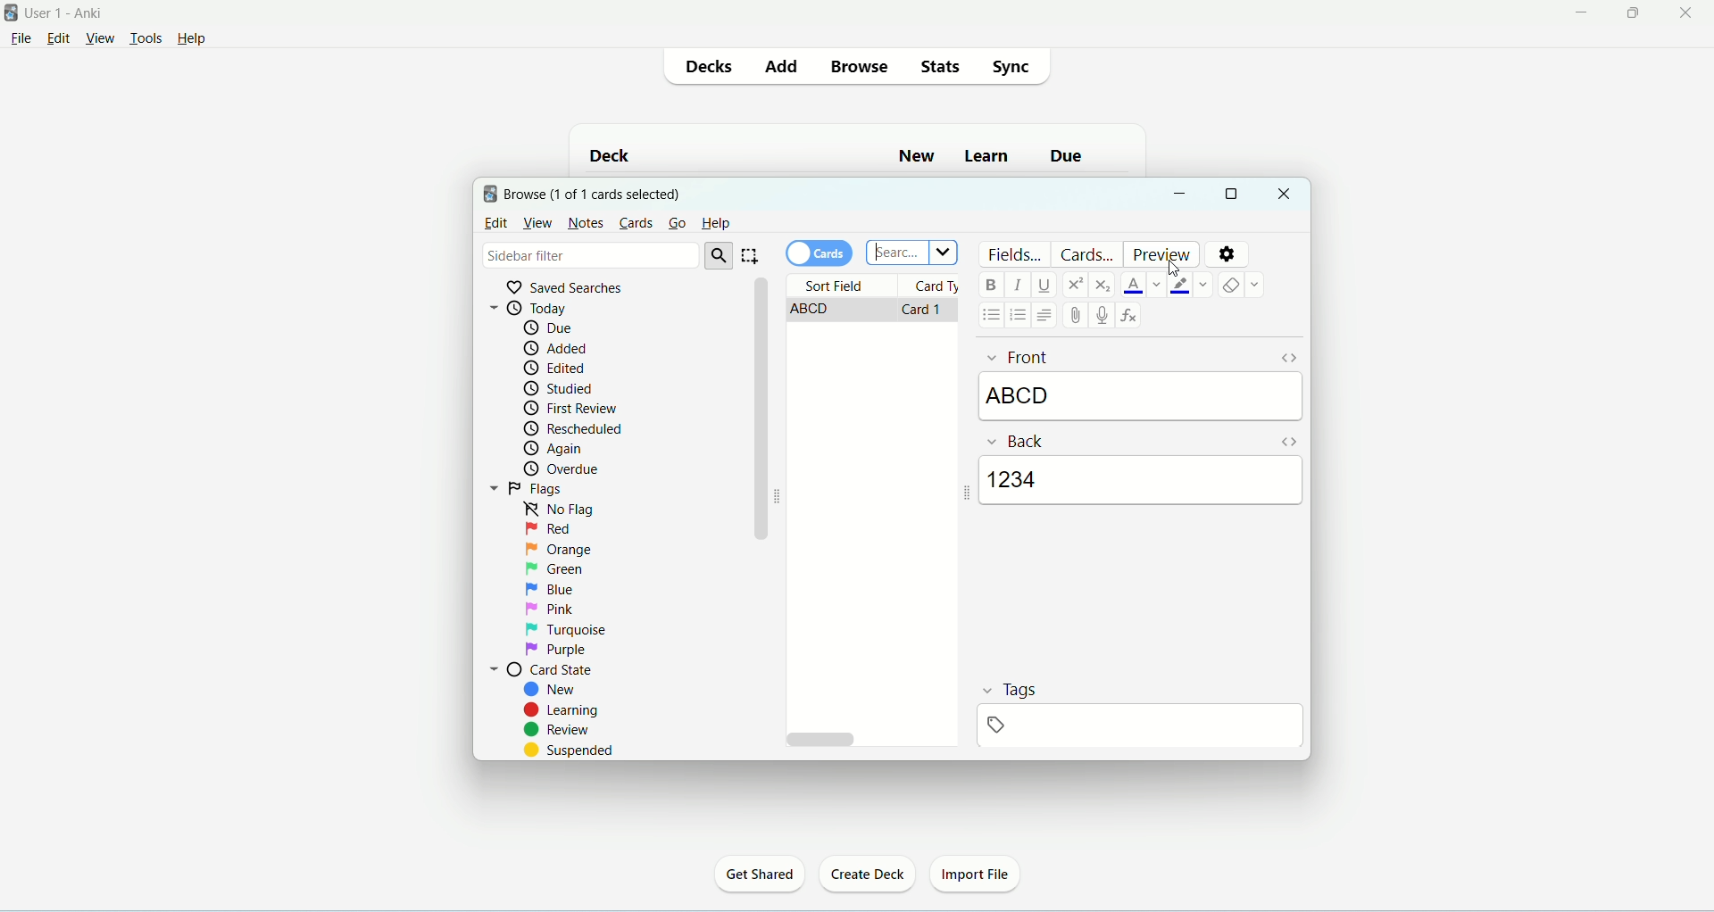 The image size is (1714, 912). I want to click on no flag, so click(563, 510).